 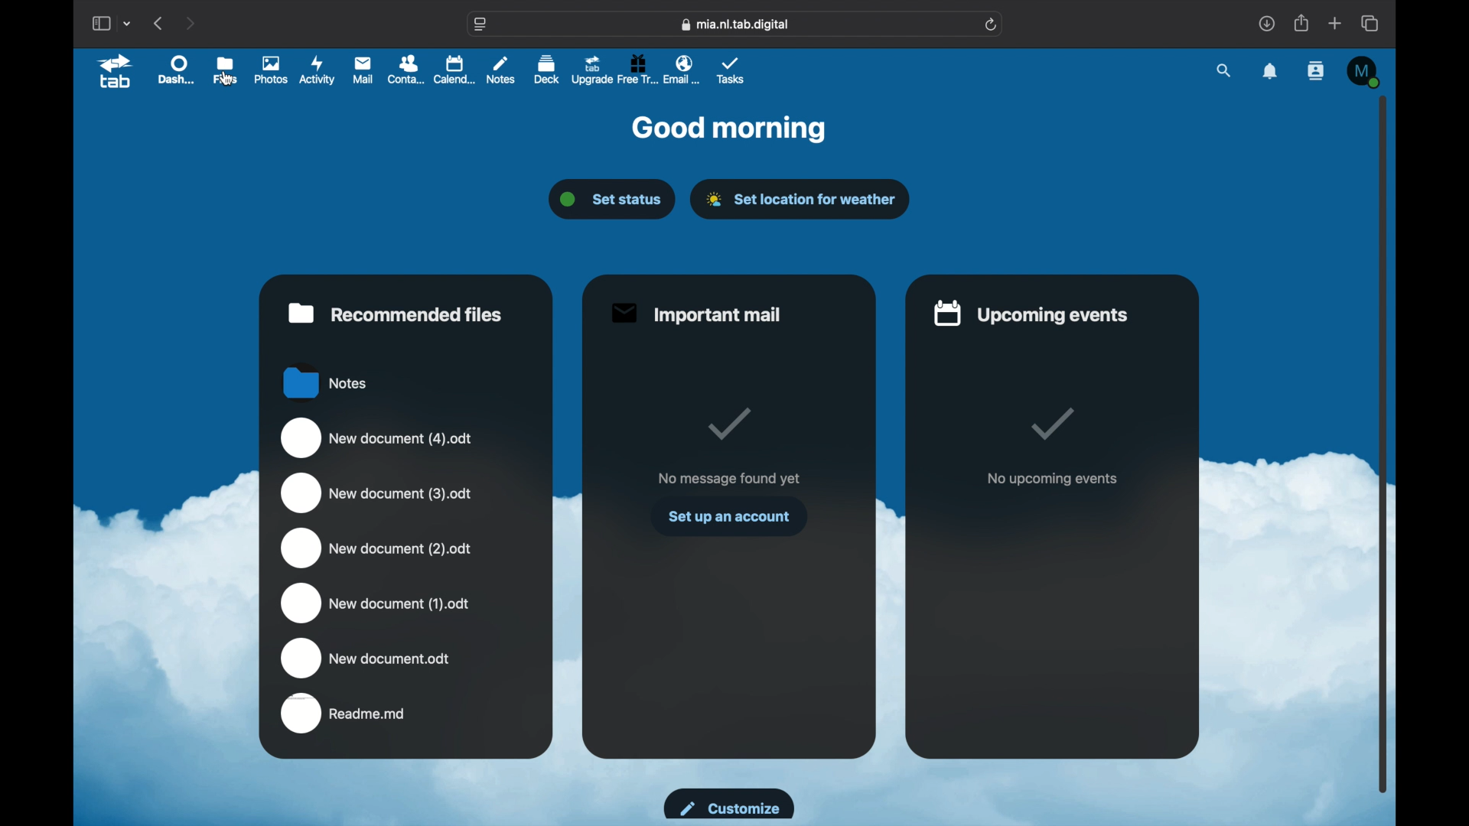 What do you see at coordinates (637, 69) in the screenshot?
I see `free trial` at bounding box center [637, 69].